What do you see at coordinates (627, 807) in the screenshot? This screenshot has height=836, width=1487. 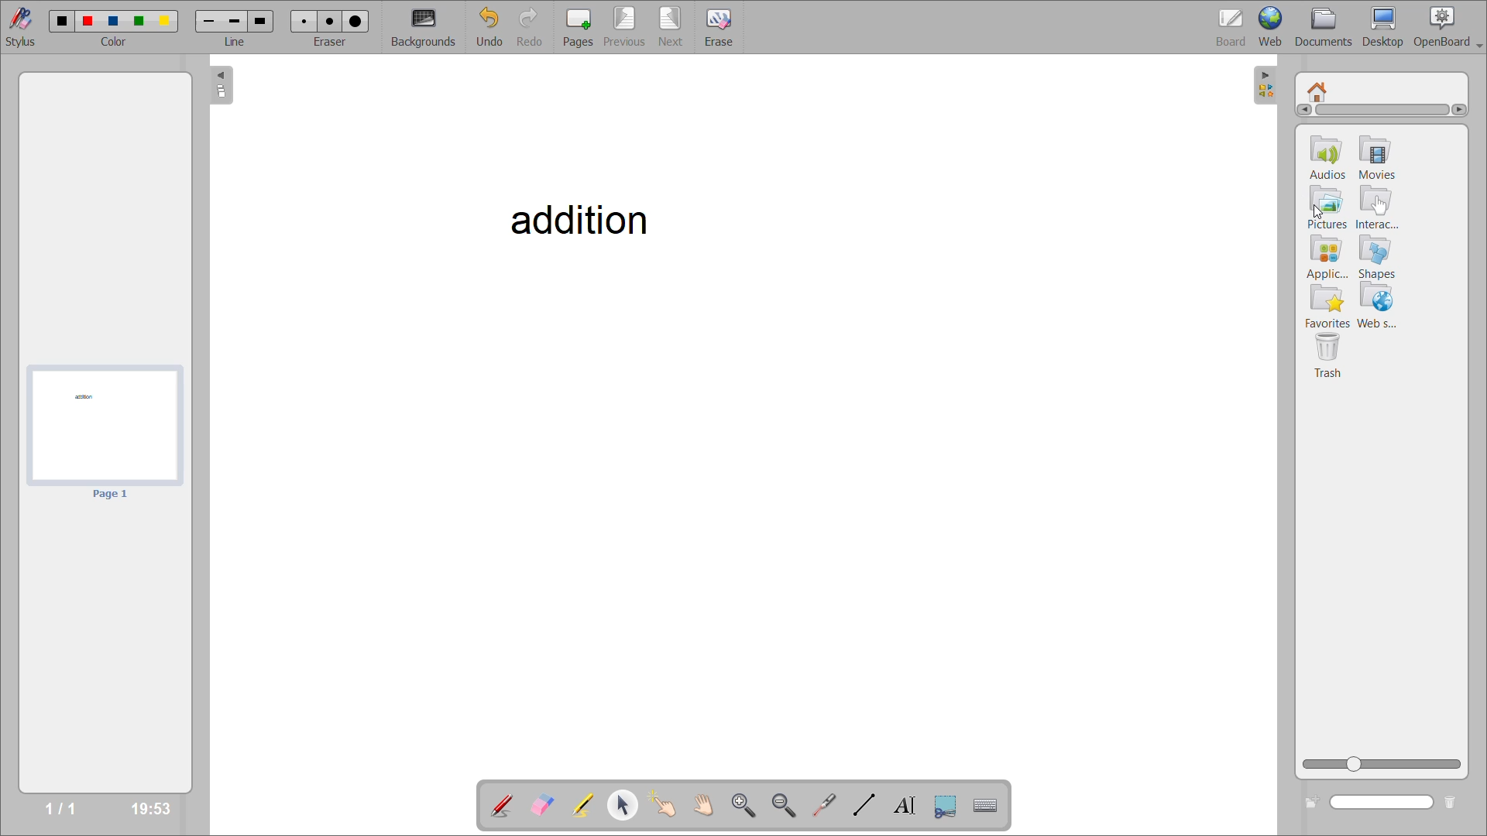 I see `select and modify  objects` at bounding box center [627, 807].